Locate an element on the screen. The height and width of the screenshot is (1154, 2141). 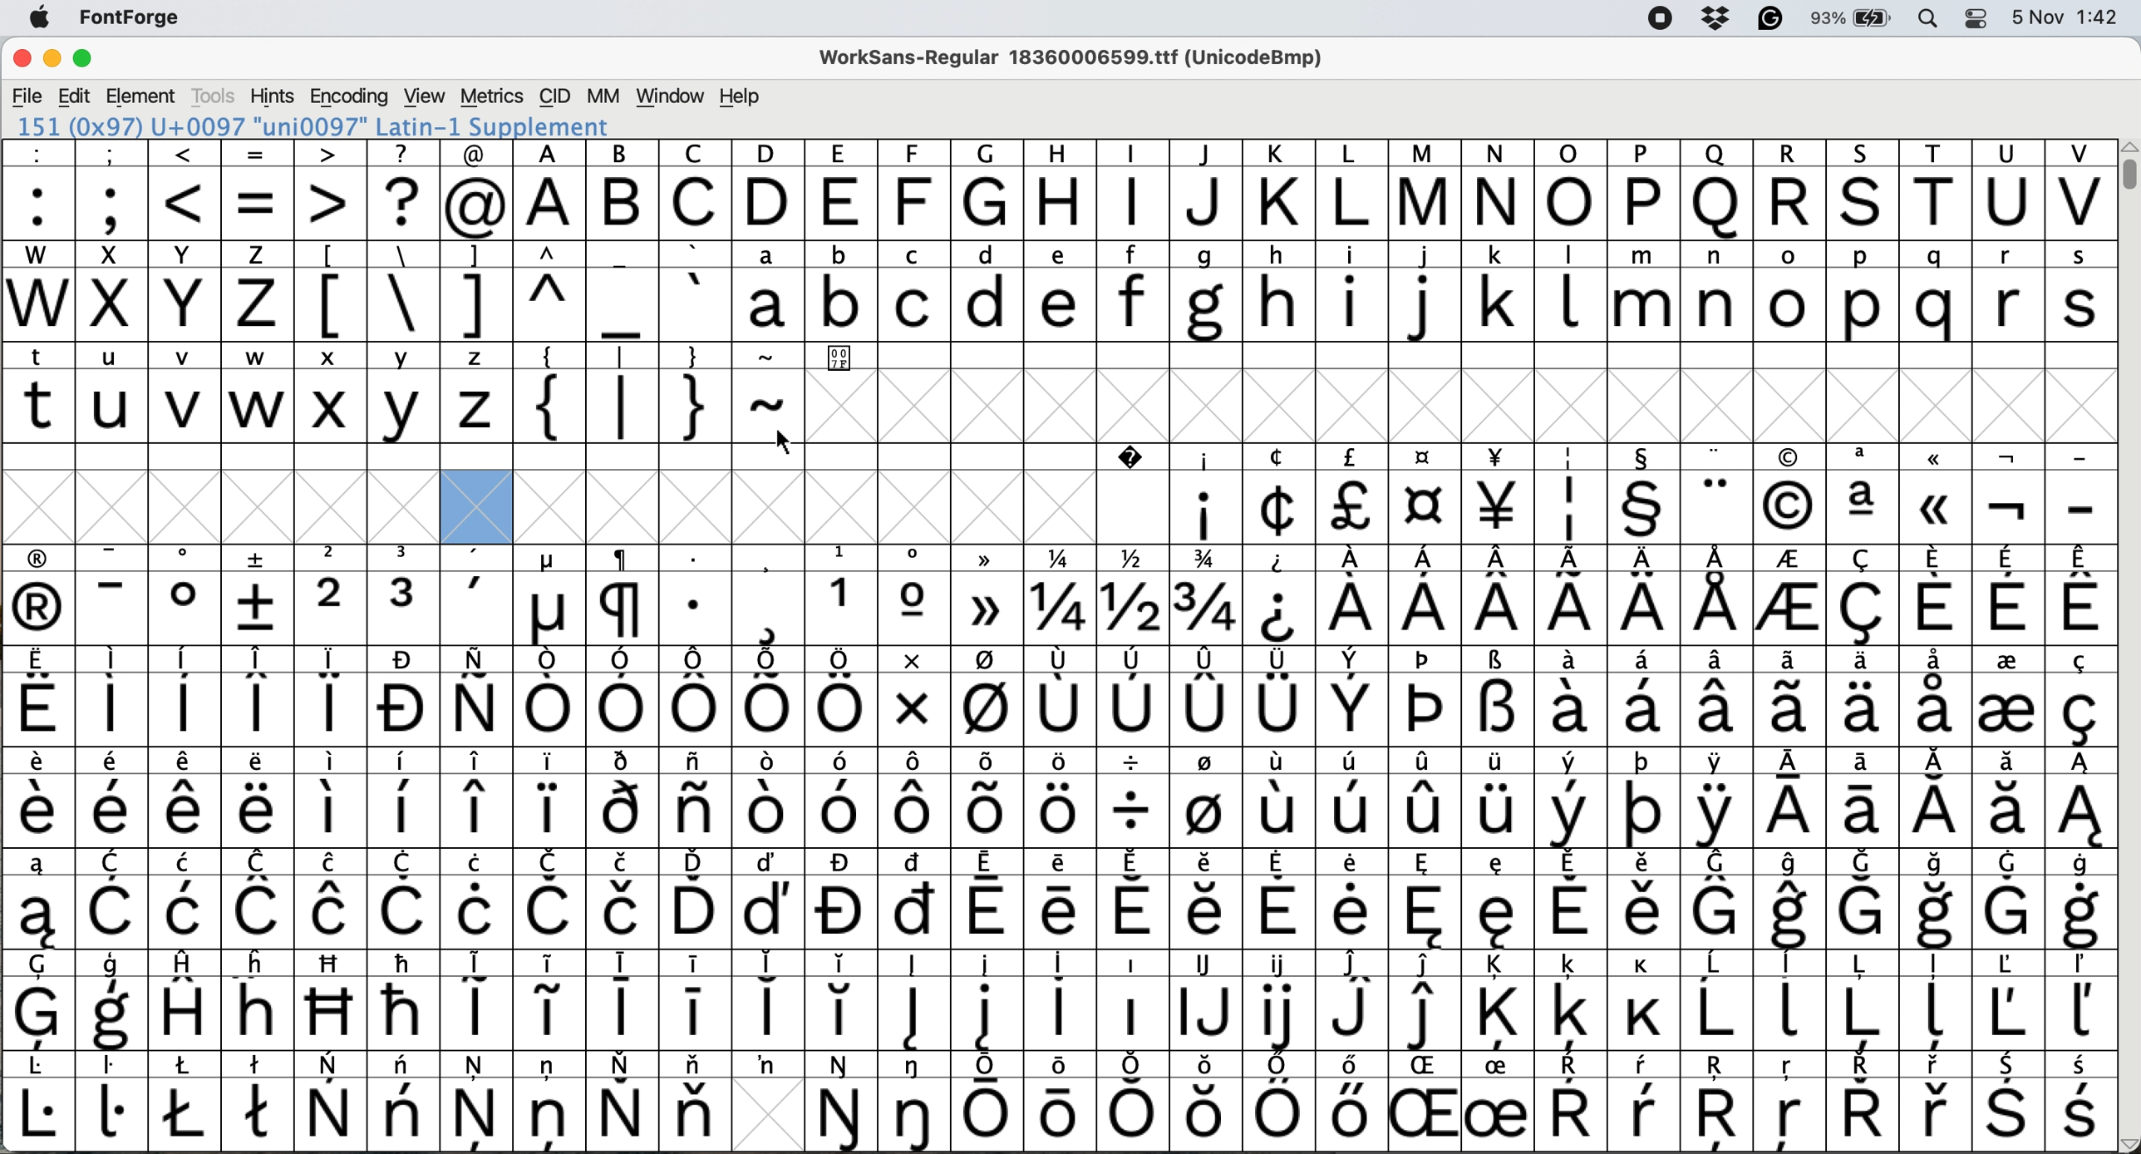
symbol is located at coordinates (988, 697).